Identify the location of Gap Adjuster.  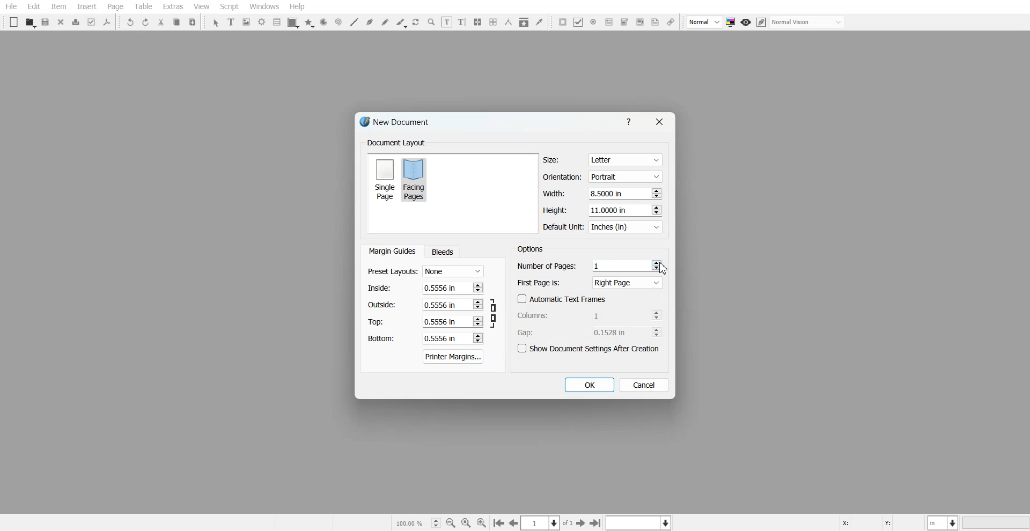
(590, 332).